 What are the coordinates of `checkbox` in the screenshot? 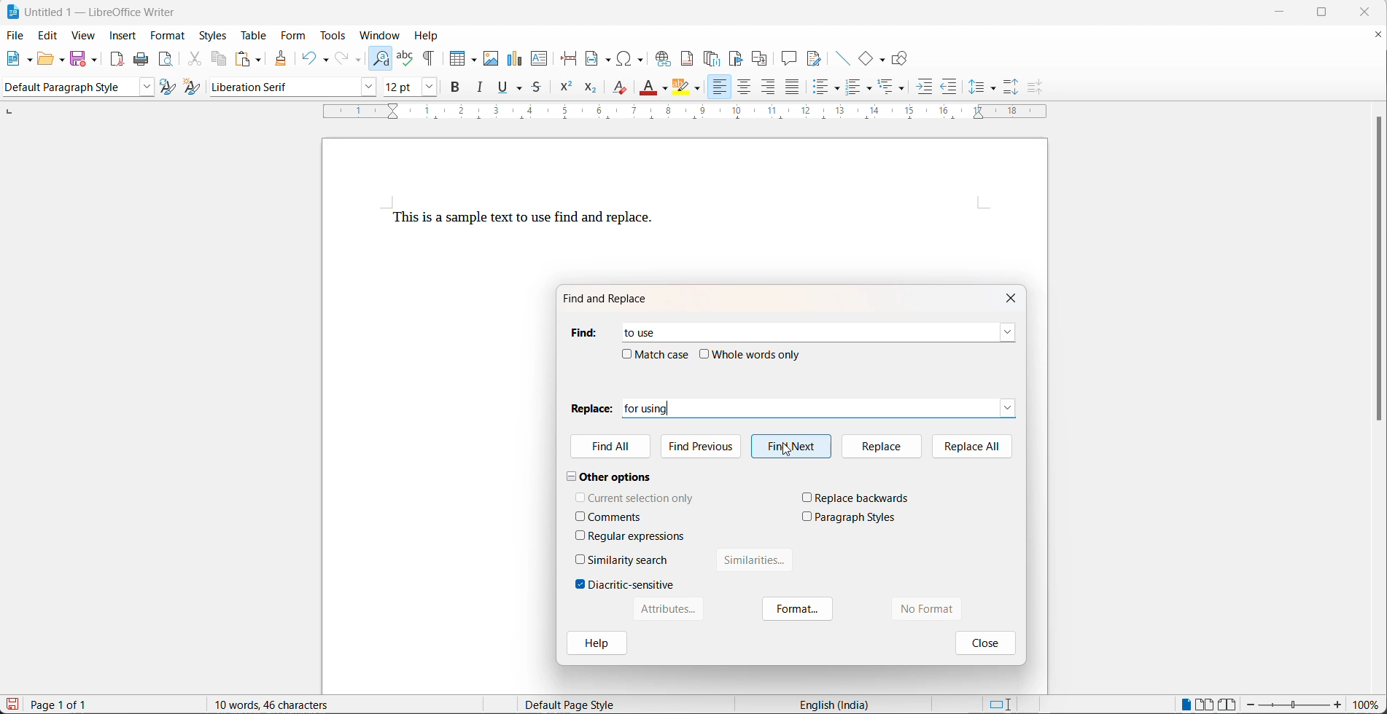 It's located at (807, 516).